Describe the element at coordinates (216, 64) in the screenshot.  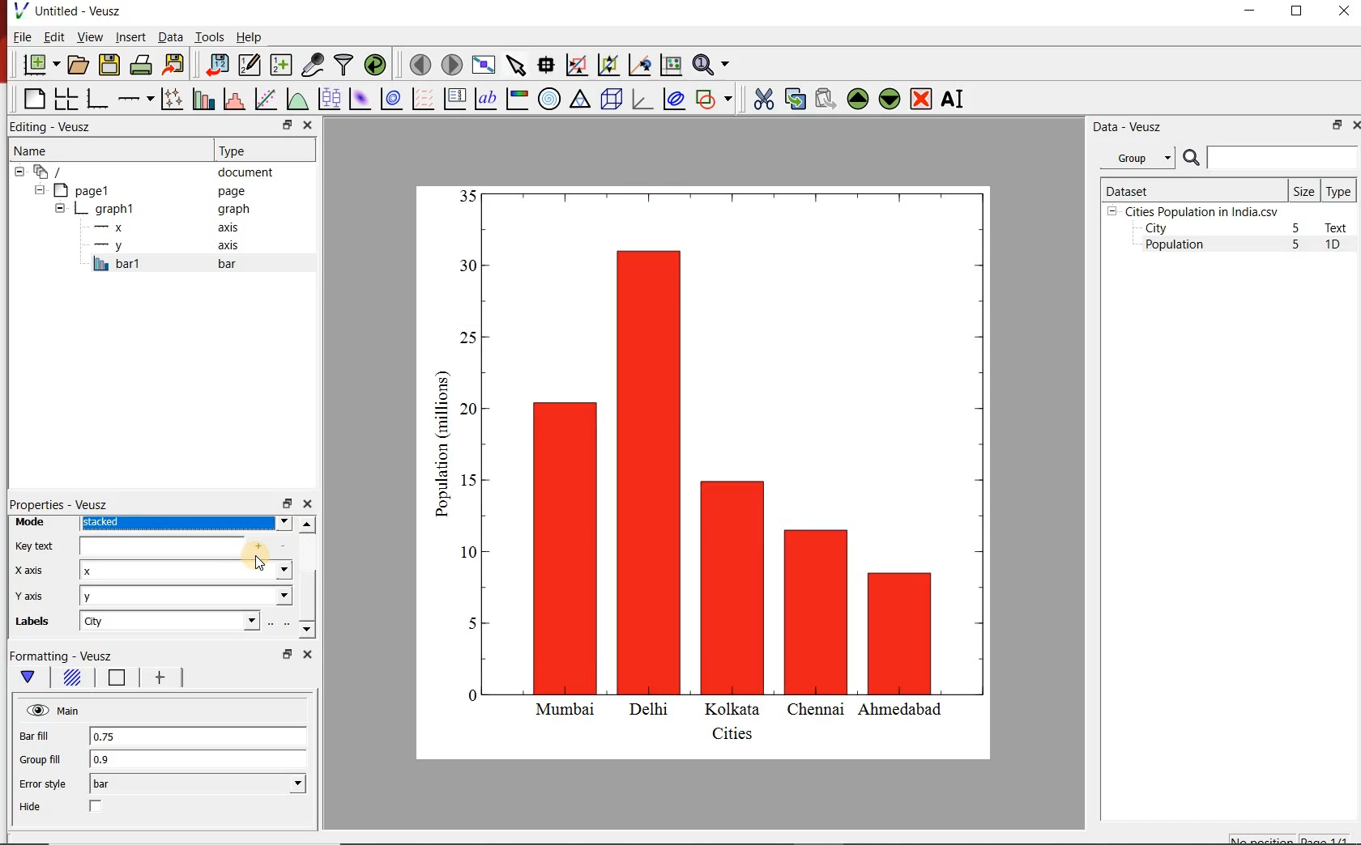
I see `import data into Veusz` at that location.